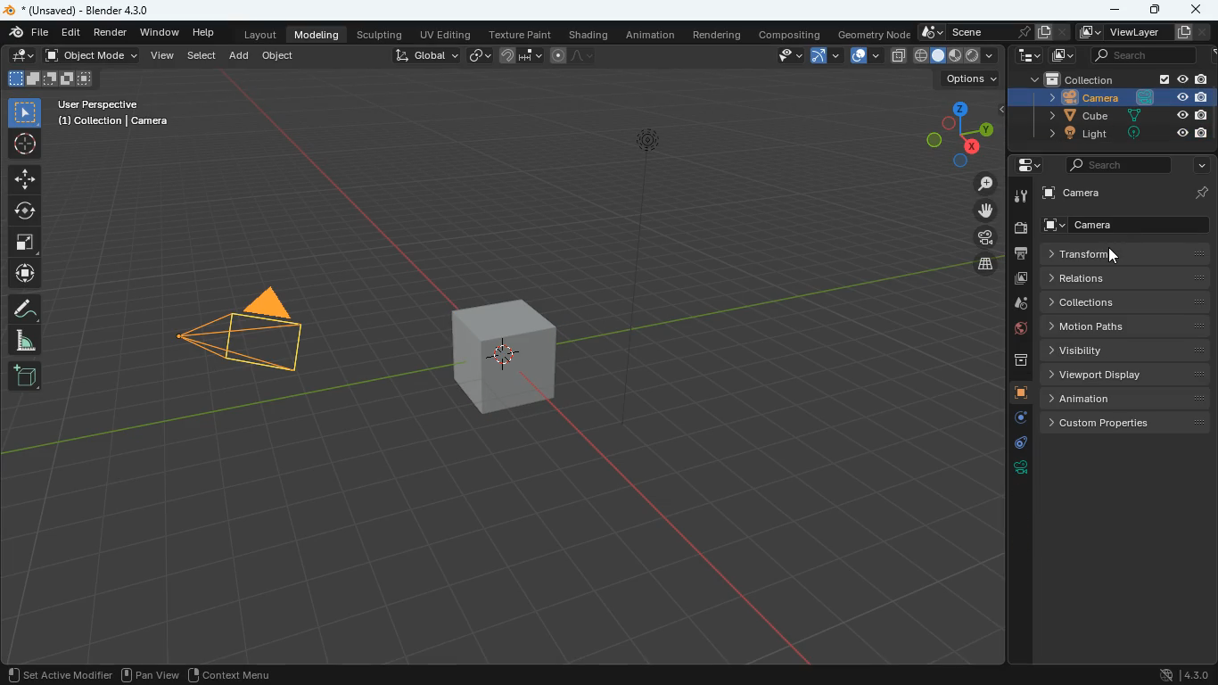  Describe the element at coordinates (30, 340) in the screenshot. I see `angle` at that location.